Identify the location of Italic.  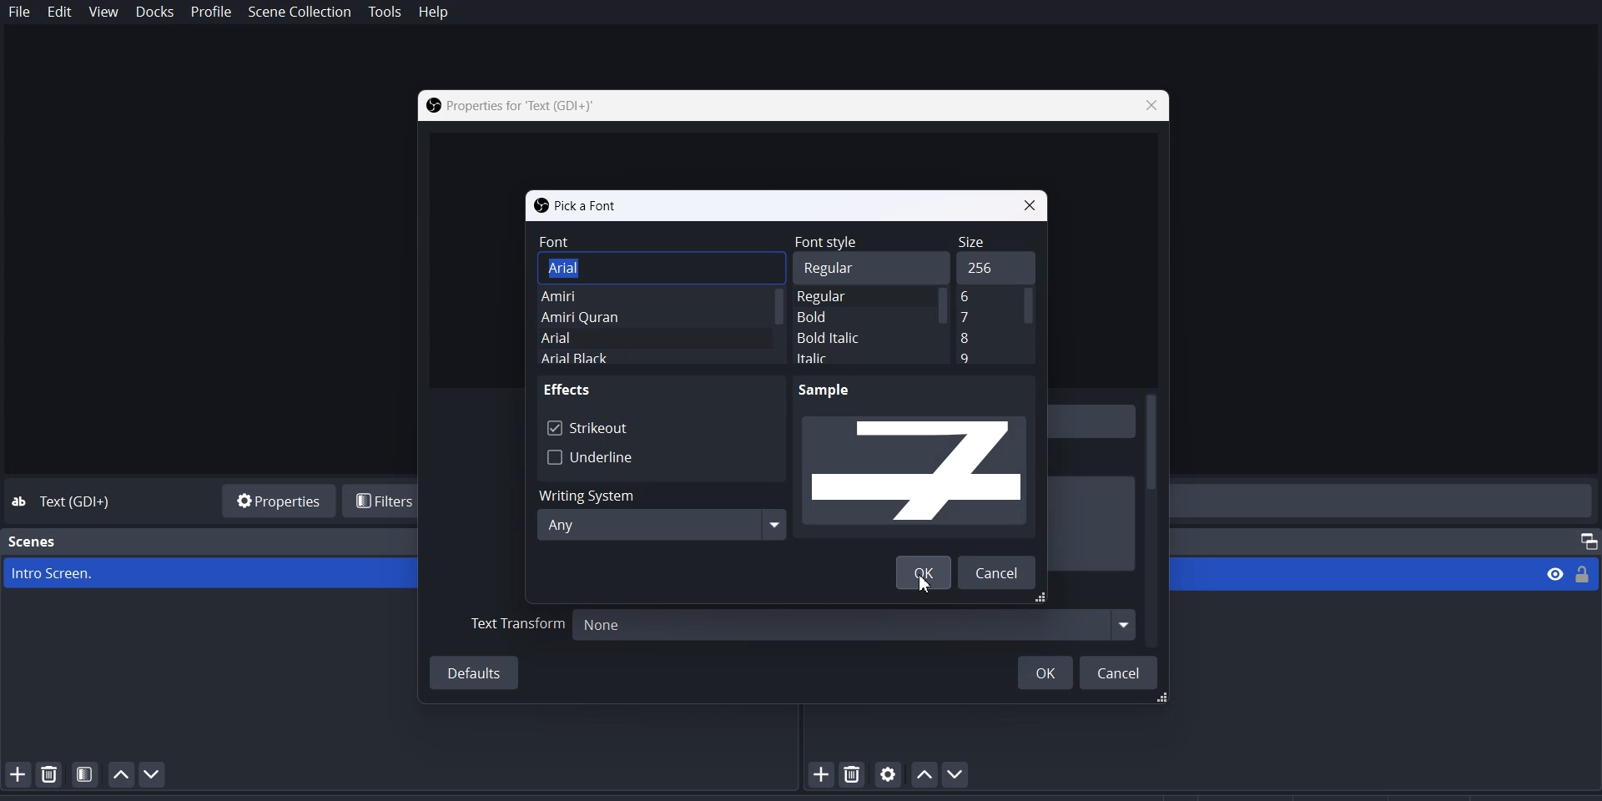
(845, 358).